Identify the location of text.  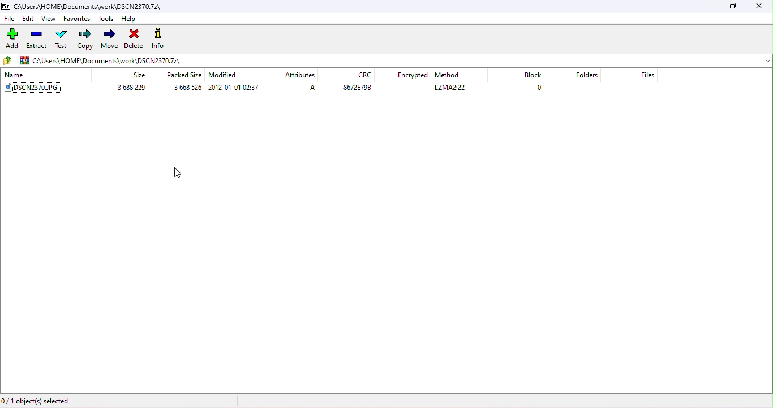
(453, 89).